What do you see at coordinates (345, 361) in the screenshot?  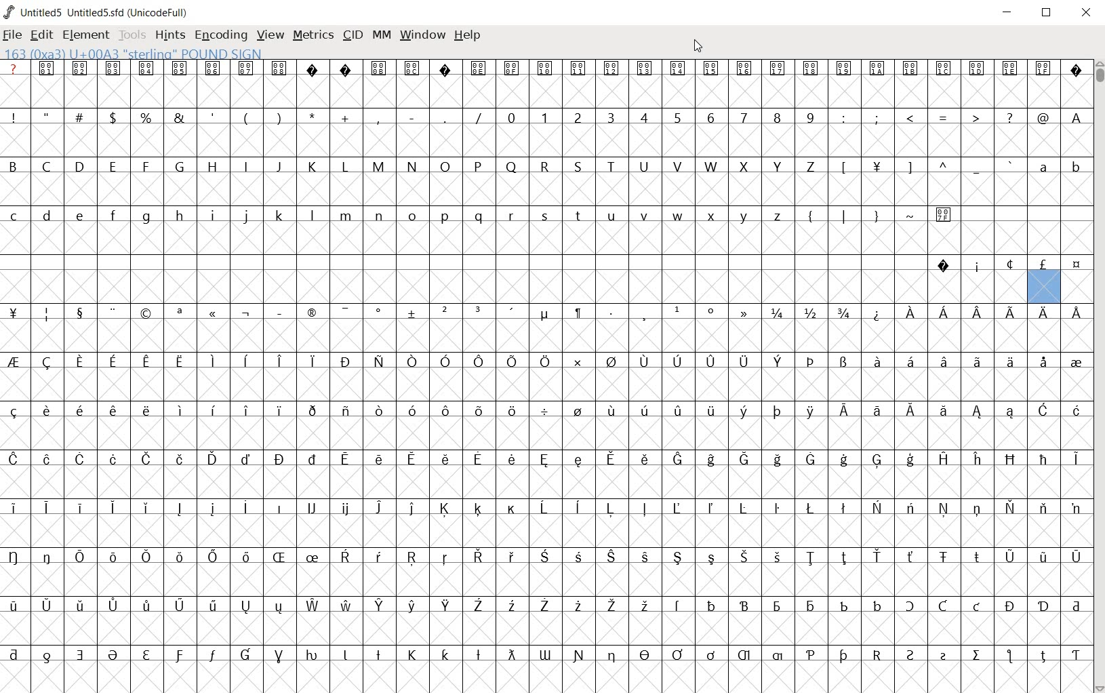 I see `Symbol` at bounding box center [345, 361].